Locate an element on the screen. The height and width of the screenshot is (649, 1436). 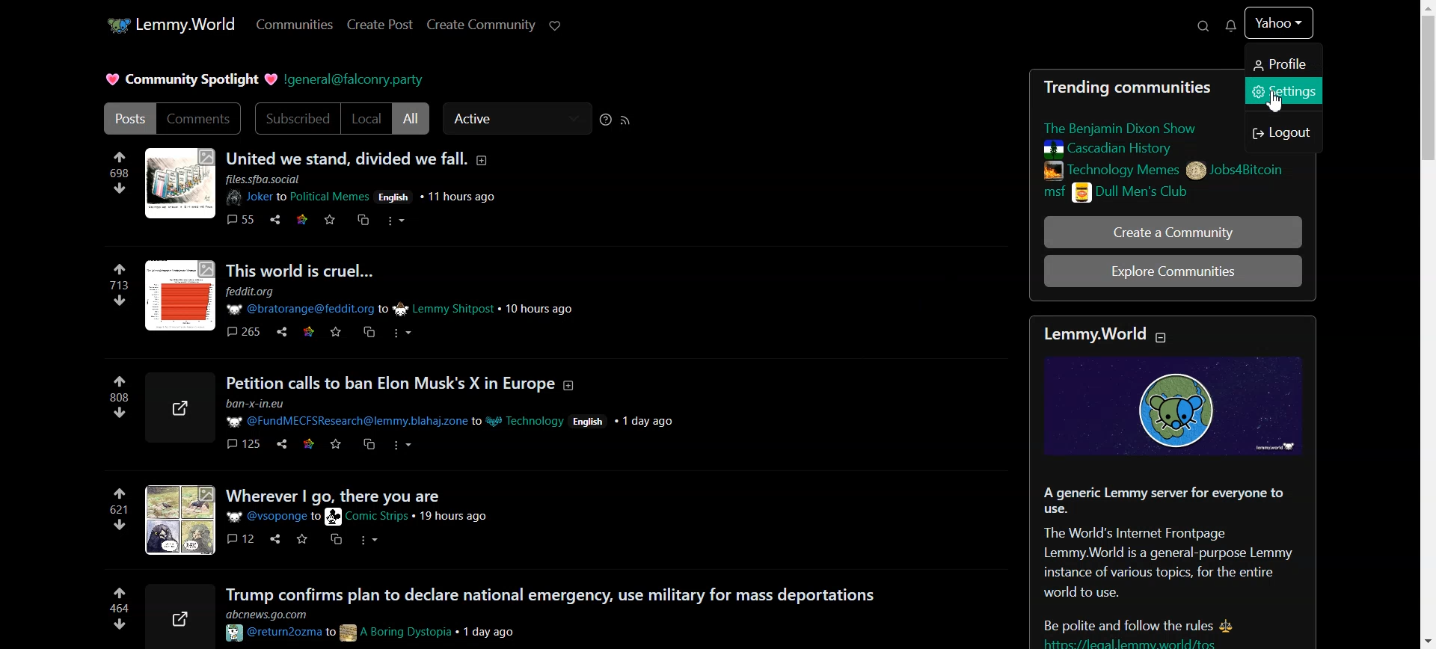
star is located at coordinates (337, 334).